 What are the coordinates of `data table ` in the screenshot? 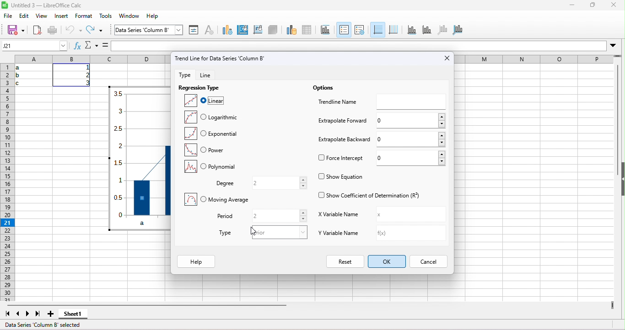 It's located at (310, 29).